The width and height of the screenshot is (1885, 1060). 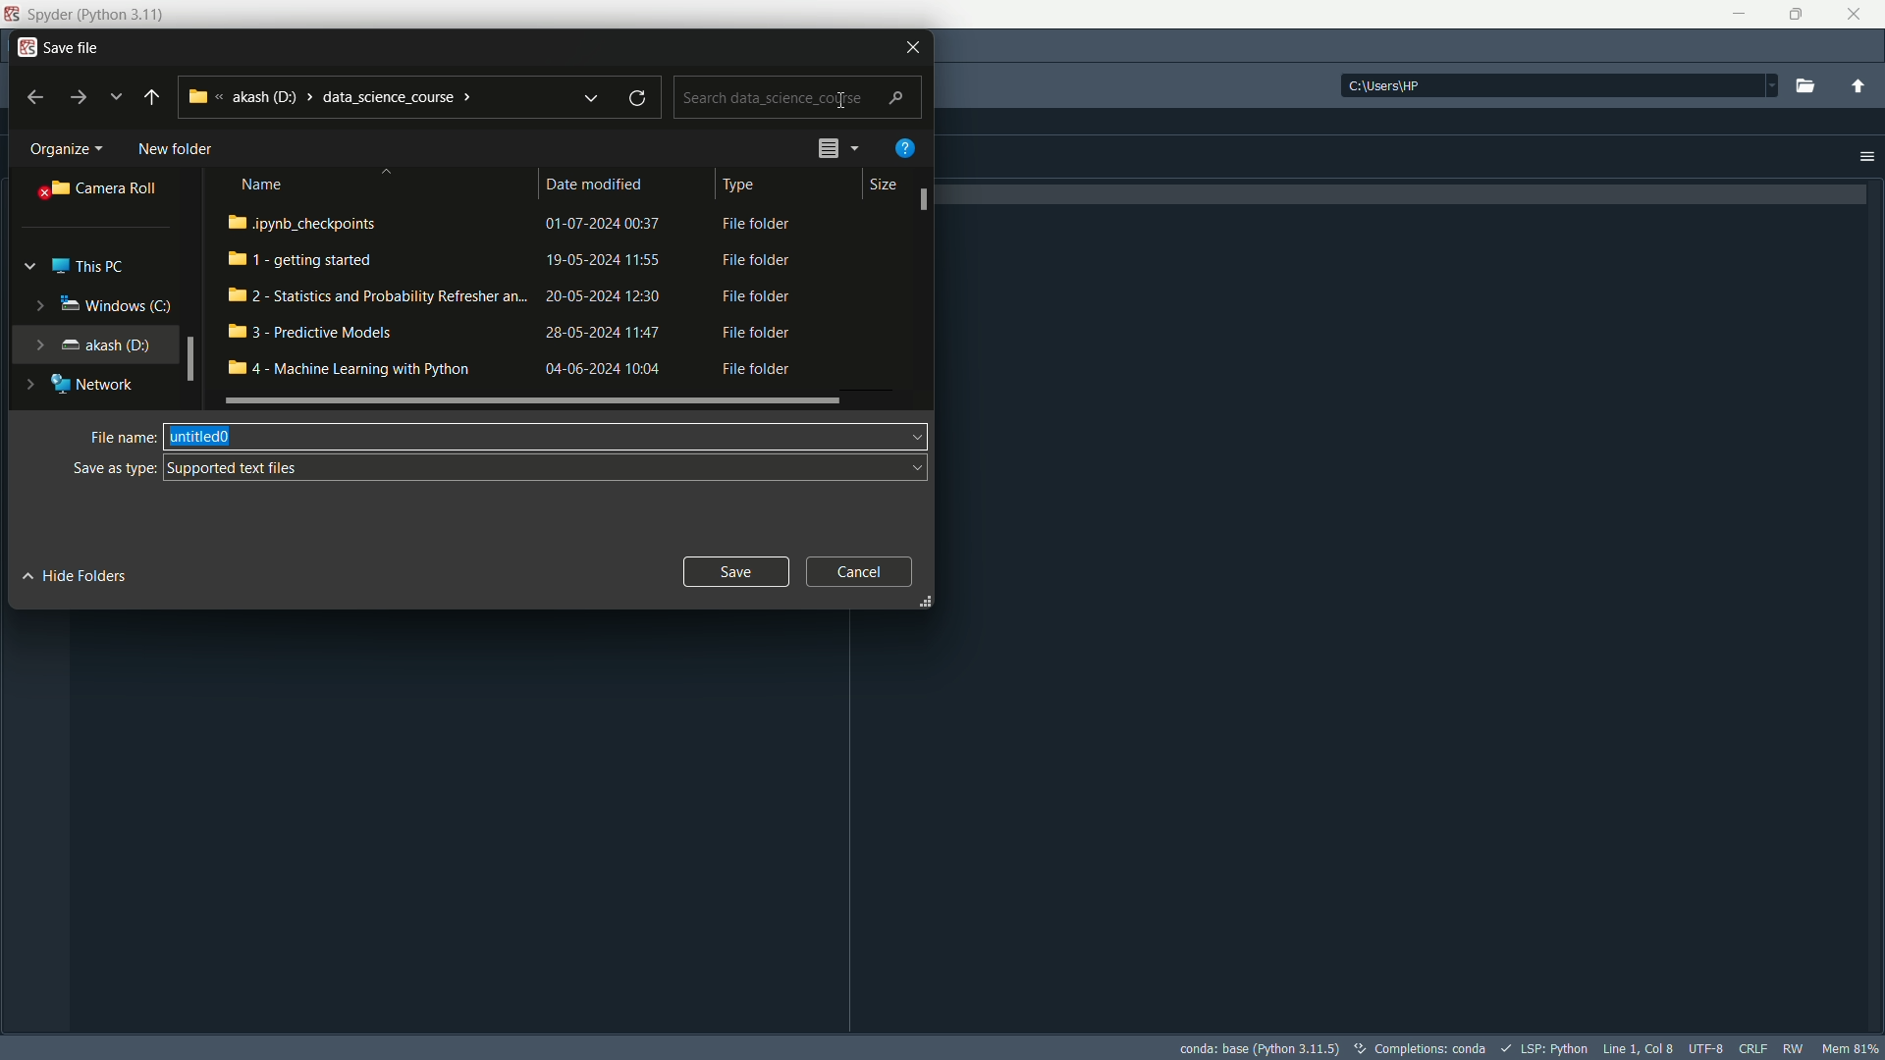 What do you see at coordinates (1858, 85) in the screenshot?
I see `change to  parent directory` at bounding box center [1858, 85].